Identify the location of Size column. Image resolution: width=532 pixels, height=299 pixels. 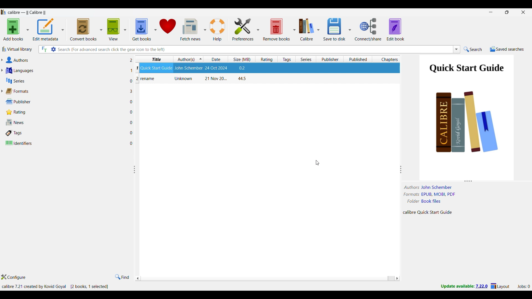
(241, 59).